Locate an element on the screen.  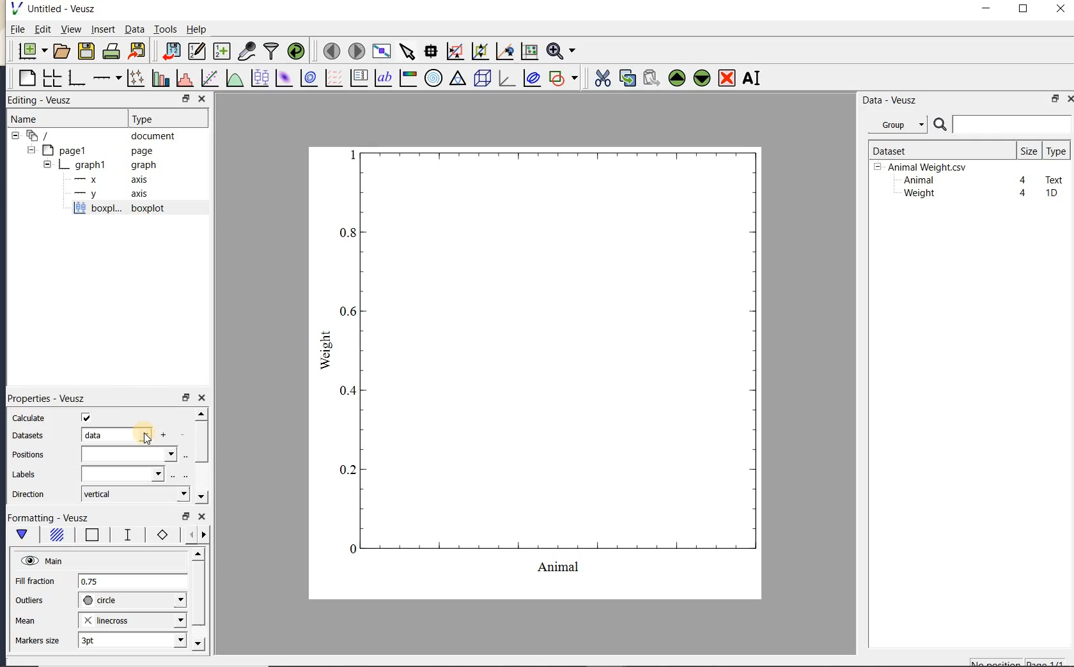
positions is located at coordinates (27, 456).